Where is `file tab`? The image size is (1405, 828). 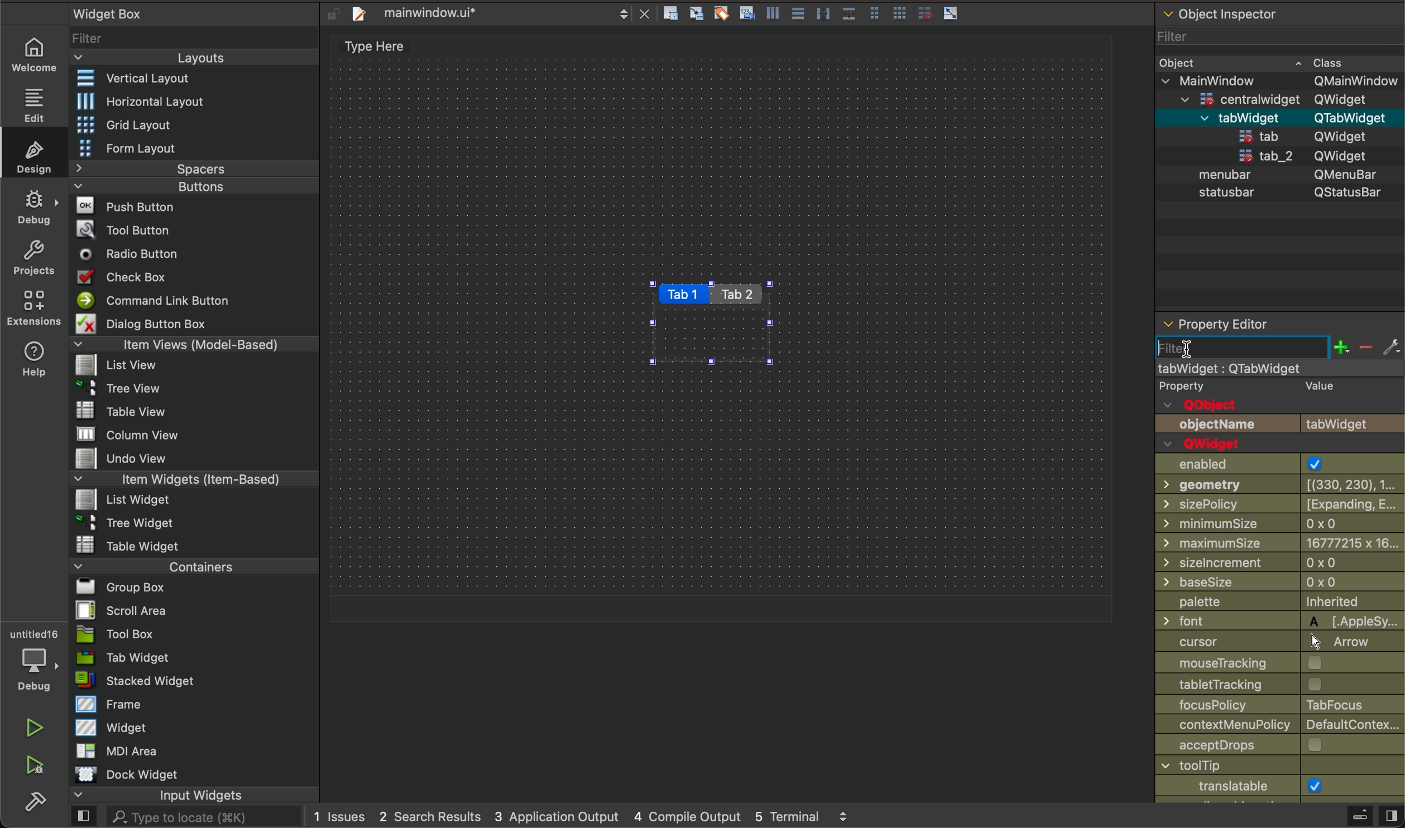
file tab is located at coordinates (495, 13).